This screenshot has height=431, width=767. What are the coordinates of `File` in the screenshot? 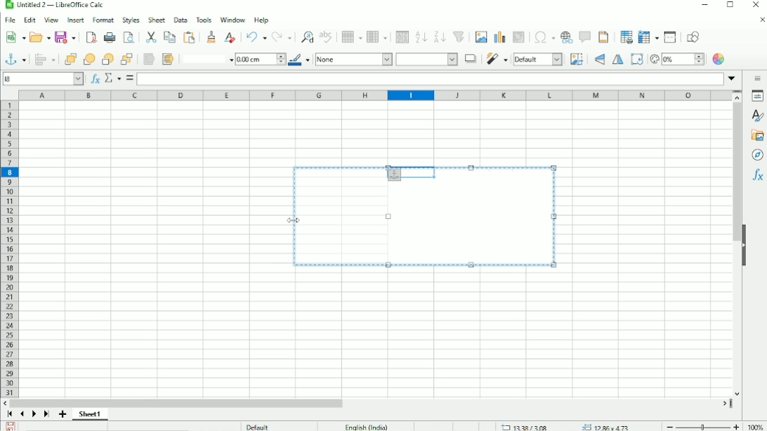 It's located at (10, 20).